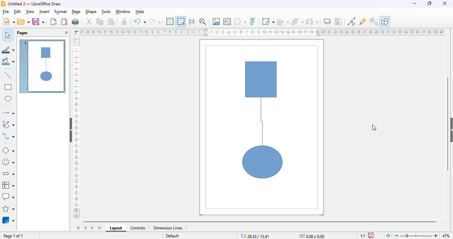 The height and width of the screenshot is (239, 453). Describe the element at coordinates (312, 236) in the screenshot. I see `0.00 x 0.00` at that location.